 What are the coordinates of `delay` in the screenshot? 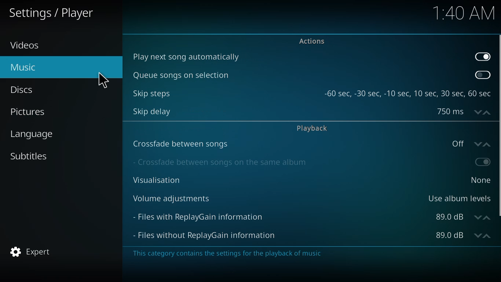 It's located at (460, 111).